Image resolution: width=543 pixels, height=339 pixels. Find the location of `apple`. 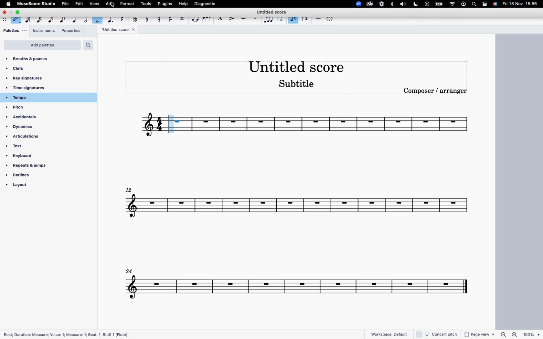

apple is located at coordinates (9, 4).